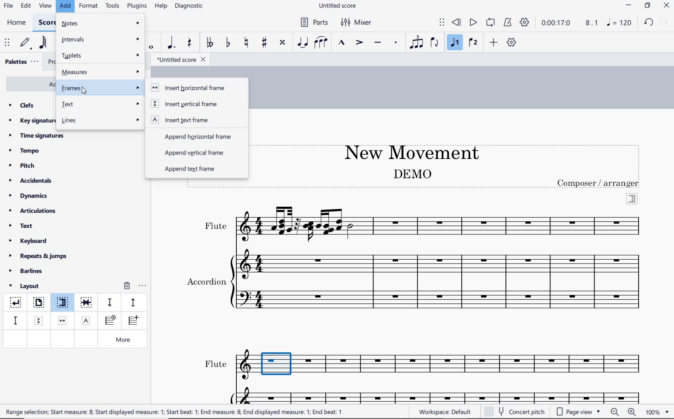  I want to click on Instrument: Flute, so click(441, 223).